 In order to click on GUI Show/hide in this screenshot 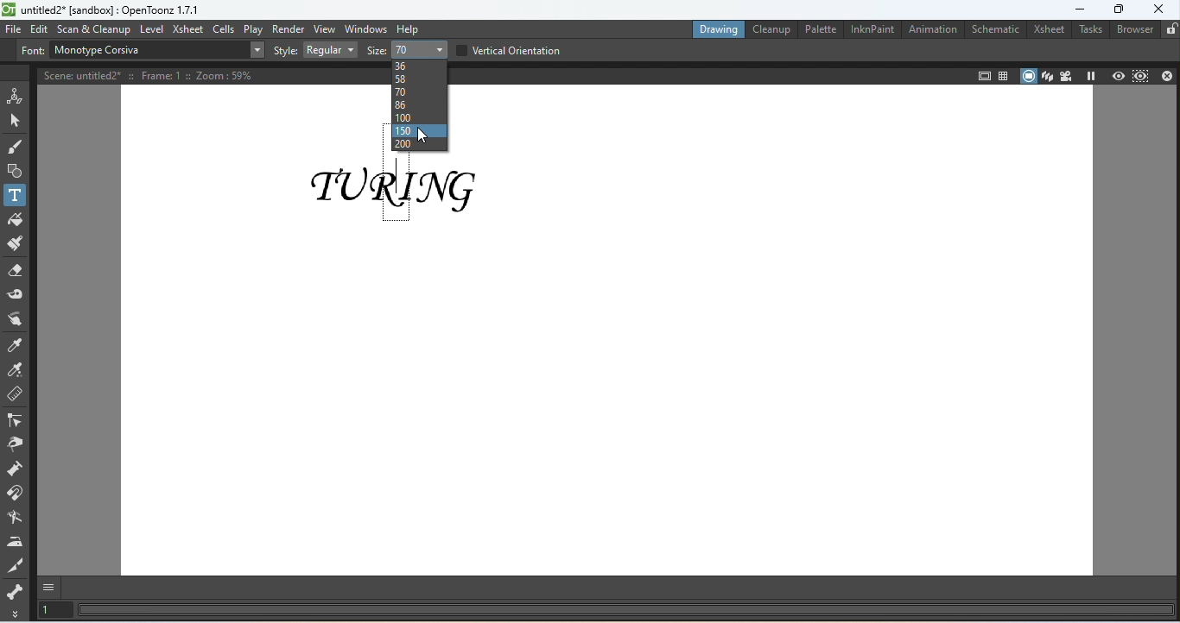, I will do `click(53, 588)`.